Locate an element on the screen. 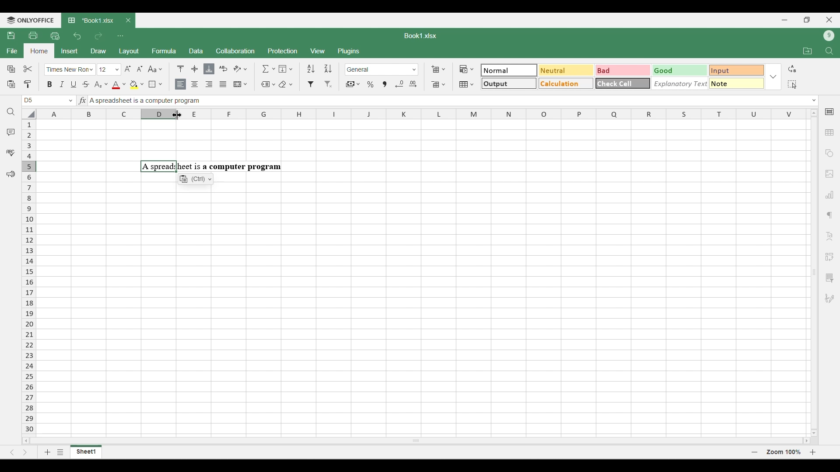  Close tab is located at coordinates (128, 21).